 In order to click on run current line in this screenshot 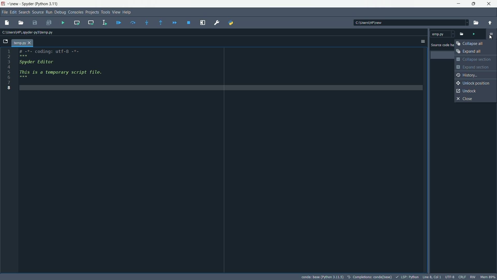, I will do `click(133, 23)`.